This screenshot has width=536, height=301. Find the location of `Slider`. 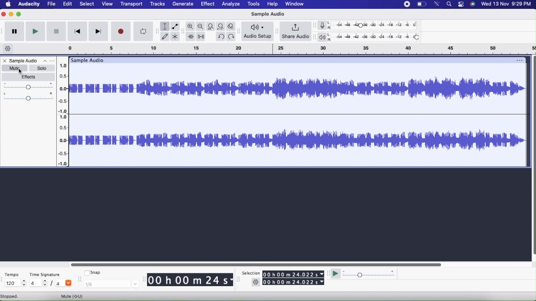

Slider is located at coordinates (63, 113).